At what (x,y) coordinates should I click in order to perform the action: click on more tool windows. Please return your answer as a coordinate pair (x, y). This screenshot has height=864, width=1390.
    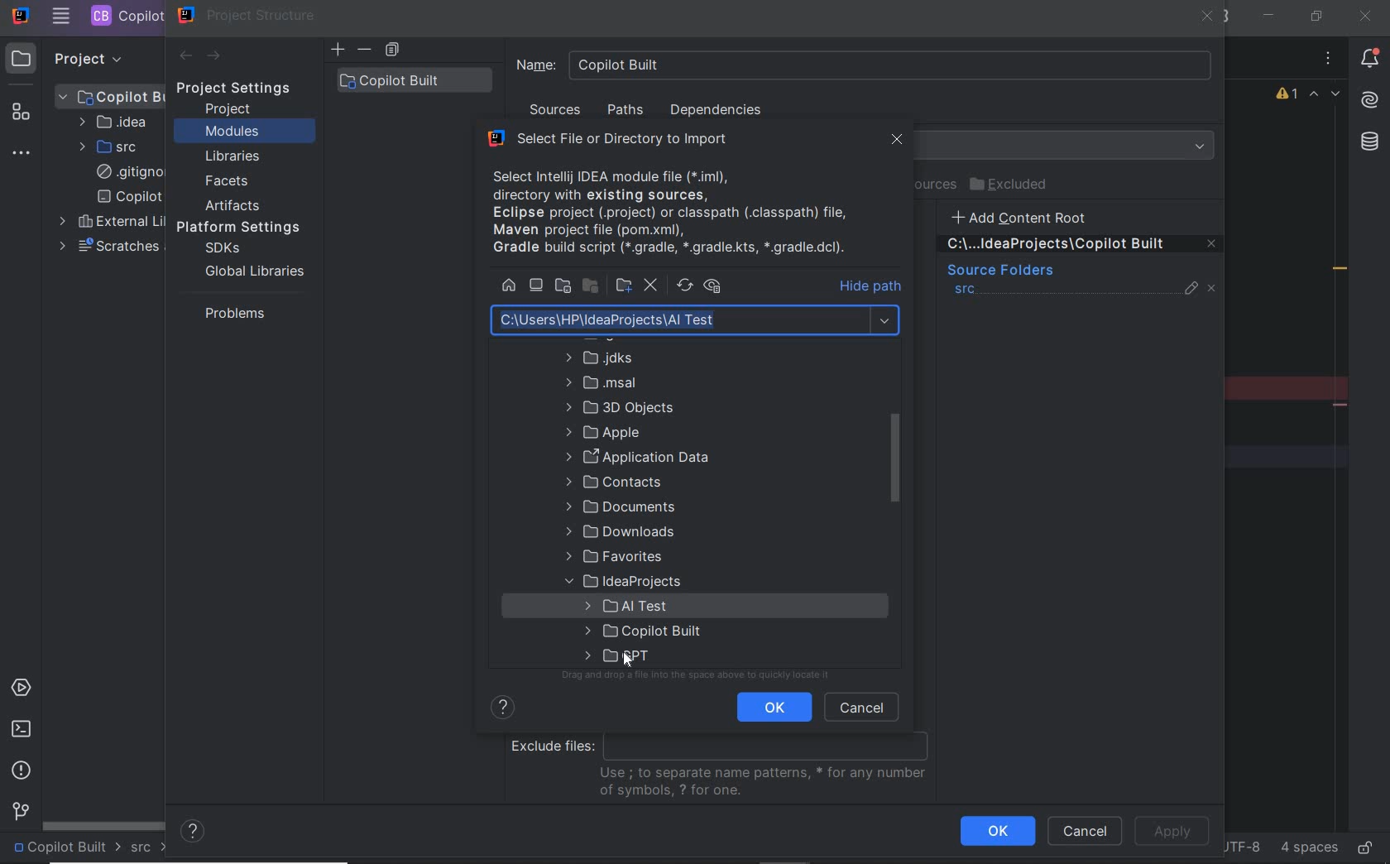
    Looking at the image, I should click on (23, 154).